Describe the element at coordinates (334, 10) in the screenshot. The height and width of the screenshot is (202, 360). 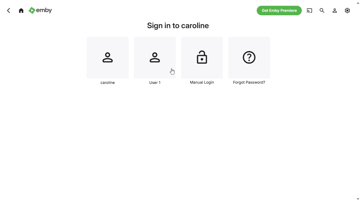
I see `settings` at that location.